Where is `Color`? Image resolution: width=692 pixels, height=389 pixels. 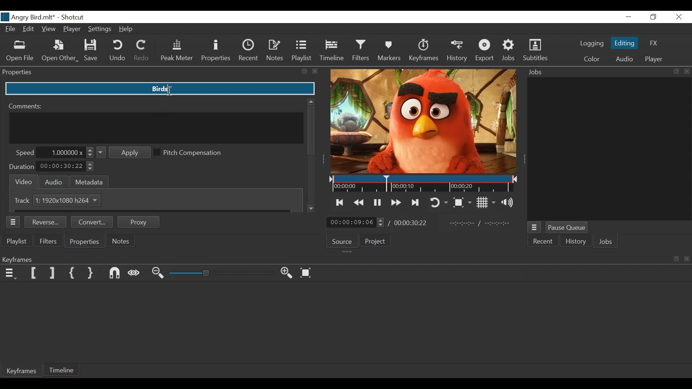 Color is located at coordinates (591, 59).